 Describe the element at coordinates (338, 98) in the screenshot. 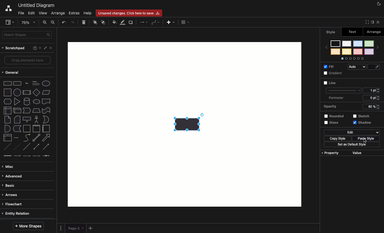

I see `Perimeter` at that location.